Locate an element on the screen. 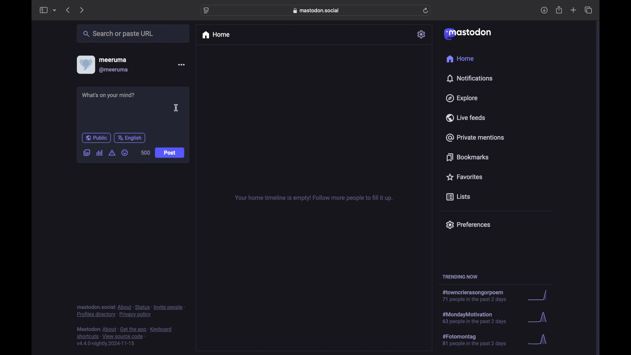 The width and height of the screenshot is (631, 355). hashtag trend is located at coordinates (477, 296).